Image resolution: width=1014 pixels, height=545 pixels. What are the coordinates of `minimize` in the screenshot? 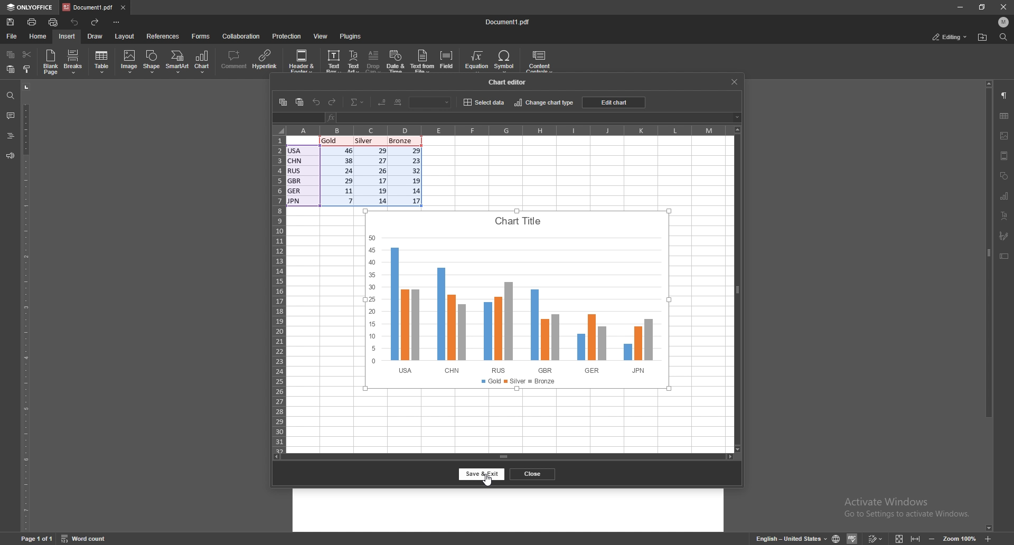 It's located at (960, 6).